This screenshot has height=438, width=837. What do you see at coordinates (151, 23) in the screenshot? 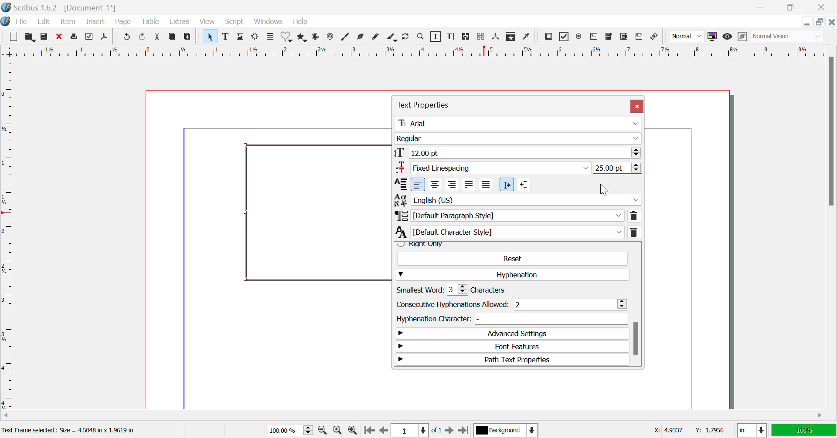
I see `Table` at bounding box center [151, 23].